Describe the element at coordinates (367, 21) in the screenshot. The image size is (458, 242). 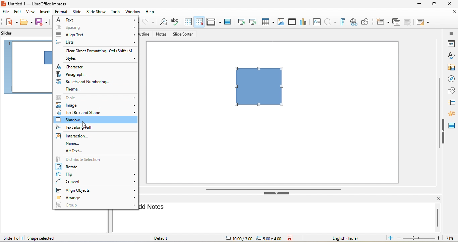
I see `show draw function` at that location.